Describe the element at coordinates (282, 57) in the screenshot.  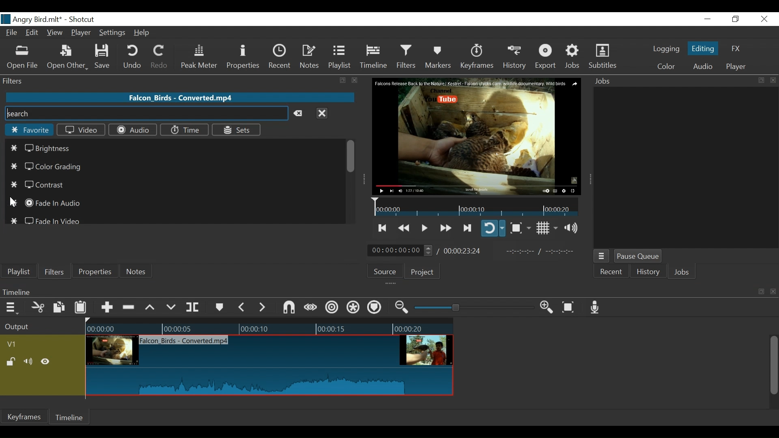
I see `Recent` at that location.